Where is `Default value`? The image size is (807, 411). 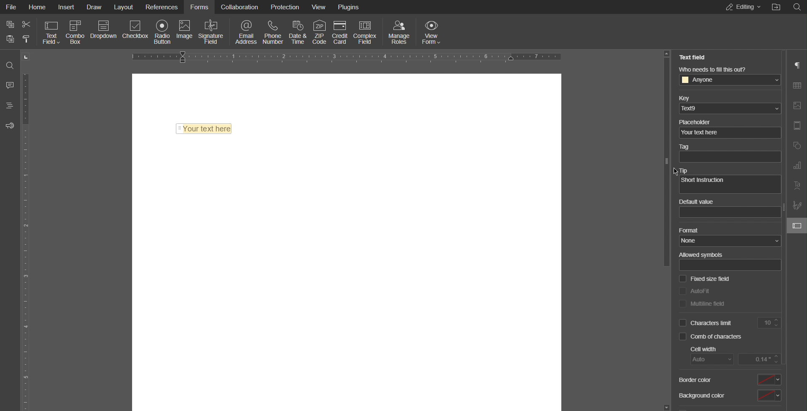 Default value is located at coordinates (703, 200).